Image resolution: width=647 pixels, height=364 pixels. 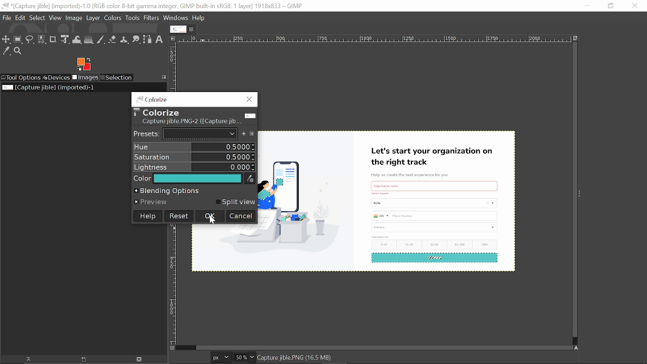 What do you see at coordinates (117, 77) in the screenshot?
I see `Selection` at bounding box center [117, 77].